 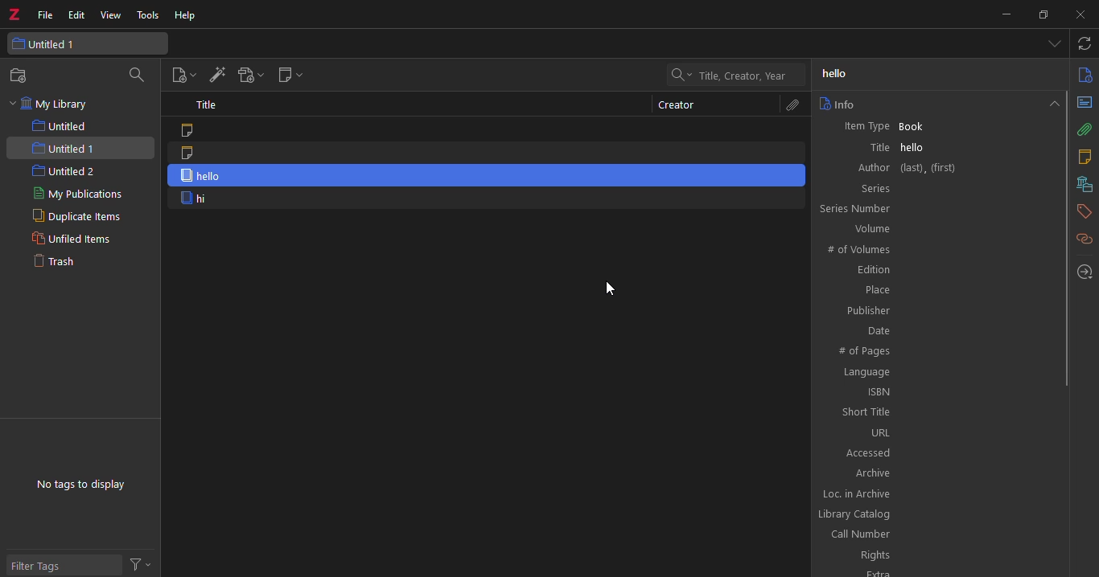 I want to click on series, so click(x=936, y=187).